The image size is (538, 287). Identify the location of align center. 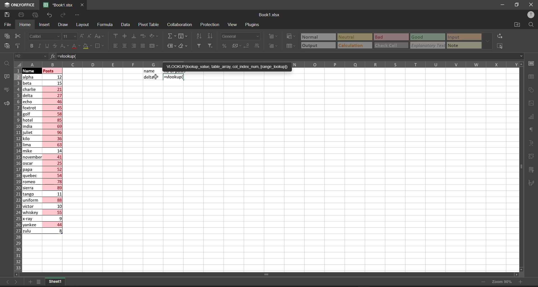
(124, 36).